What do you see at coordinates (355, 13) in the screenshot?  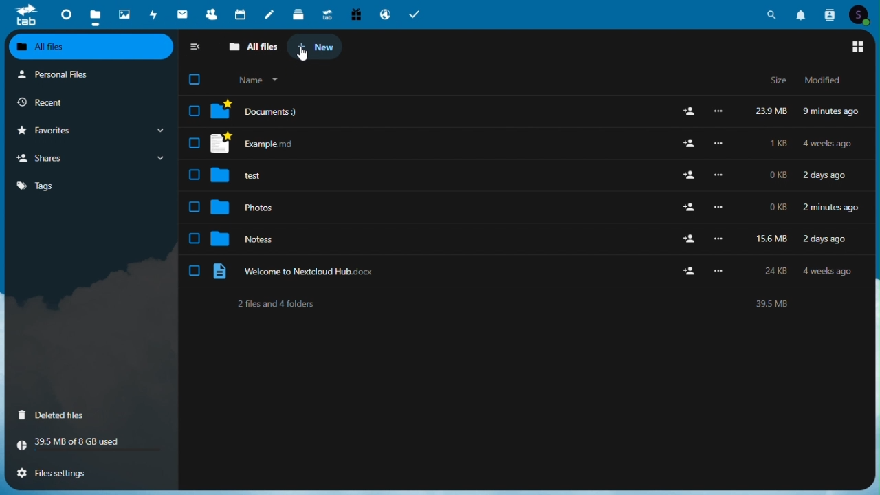 I see `free trail` at bounding box center [355, 13].